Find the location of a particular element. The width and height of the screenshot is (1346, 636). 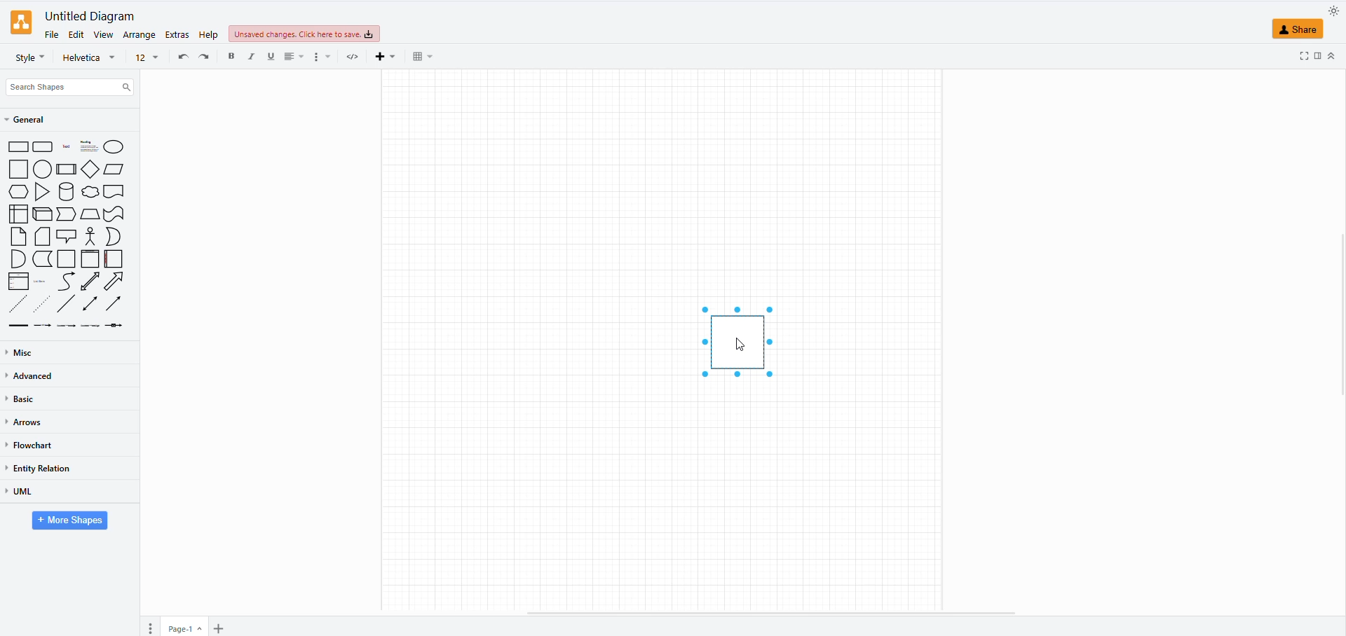

misc is located at coordinates (22, 352).